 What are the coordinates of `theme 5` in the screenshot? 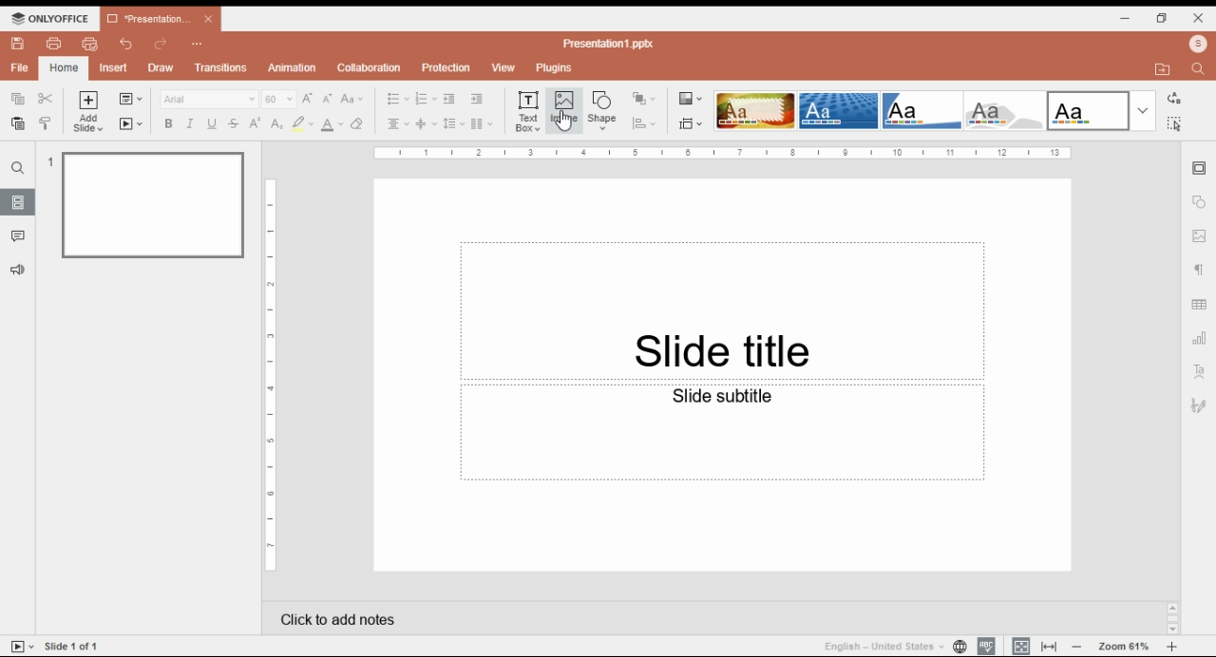 It's located at (1088, 111).